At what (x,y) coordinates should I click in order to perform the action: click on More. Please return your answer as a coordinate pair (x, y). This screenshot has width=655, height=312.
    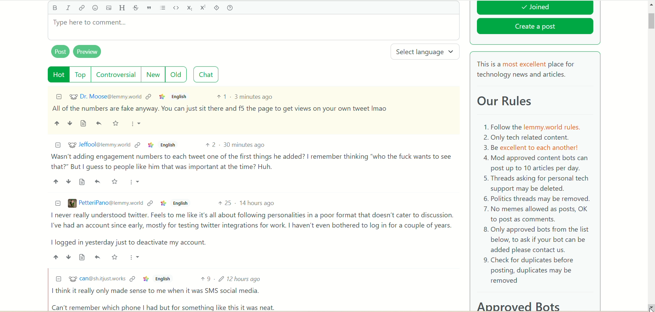
    Looking at the image, I should click on (137, 124).